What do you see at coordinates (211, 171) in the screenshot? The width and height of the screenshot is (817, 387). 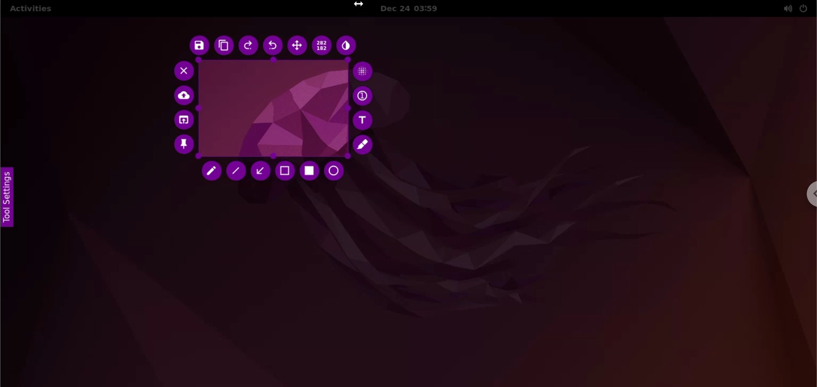 I see `pencil` at bounding box center [211, 171].